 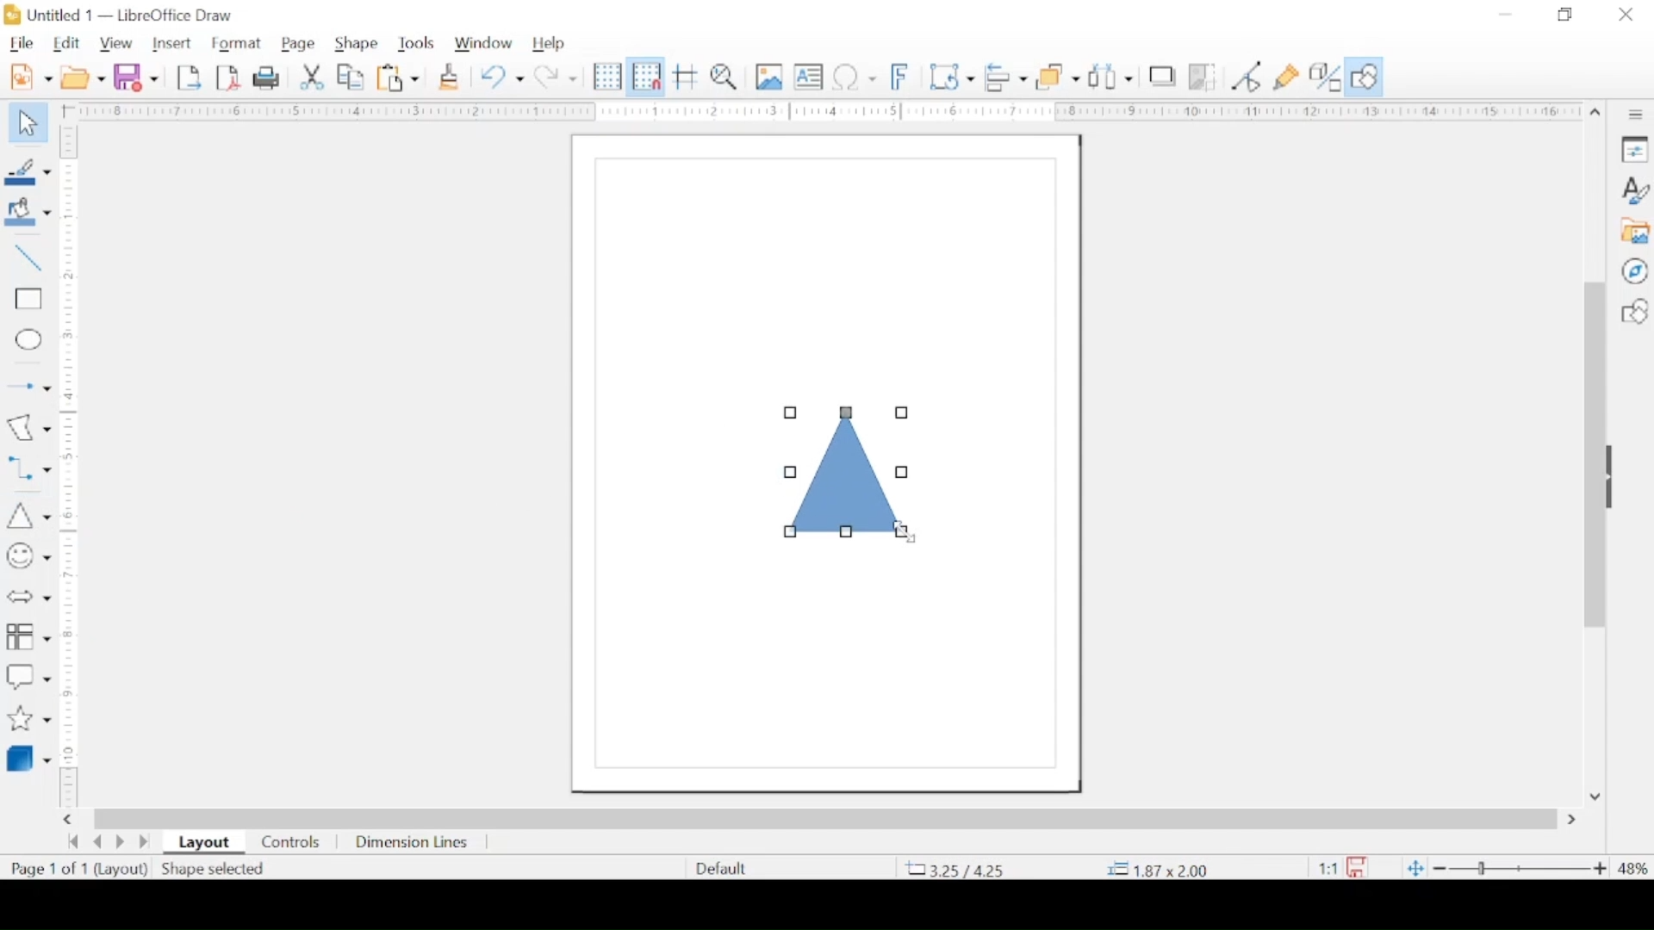 What do you see at coordinates (229, 78) in the screenshot?
I see `export directly as pdf` at bounding box center [229, 78].